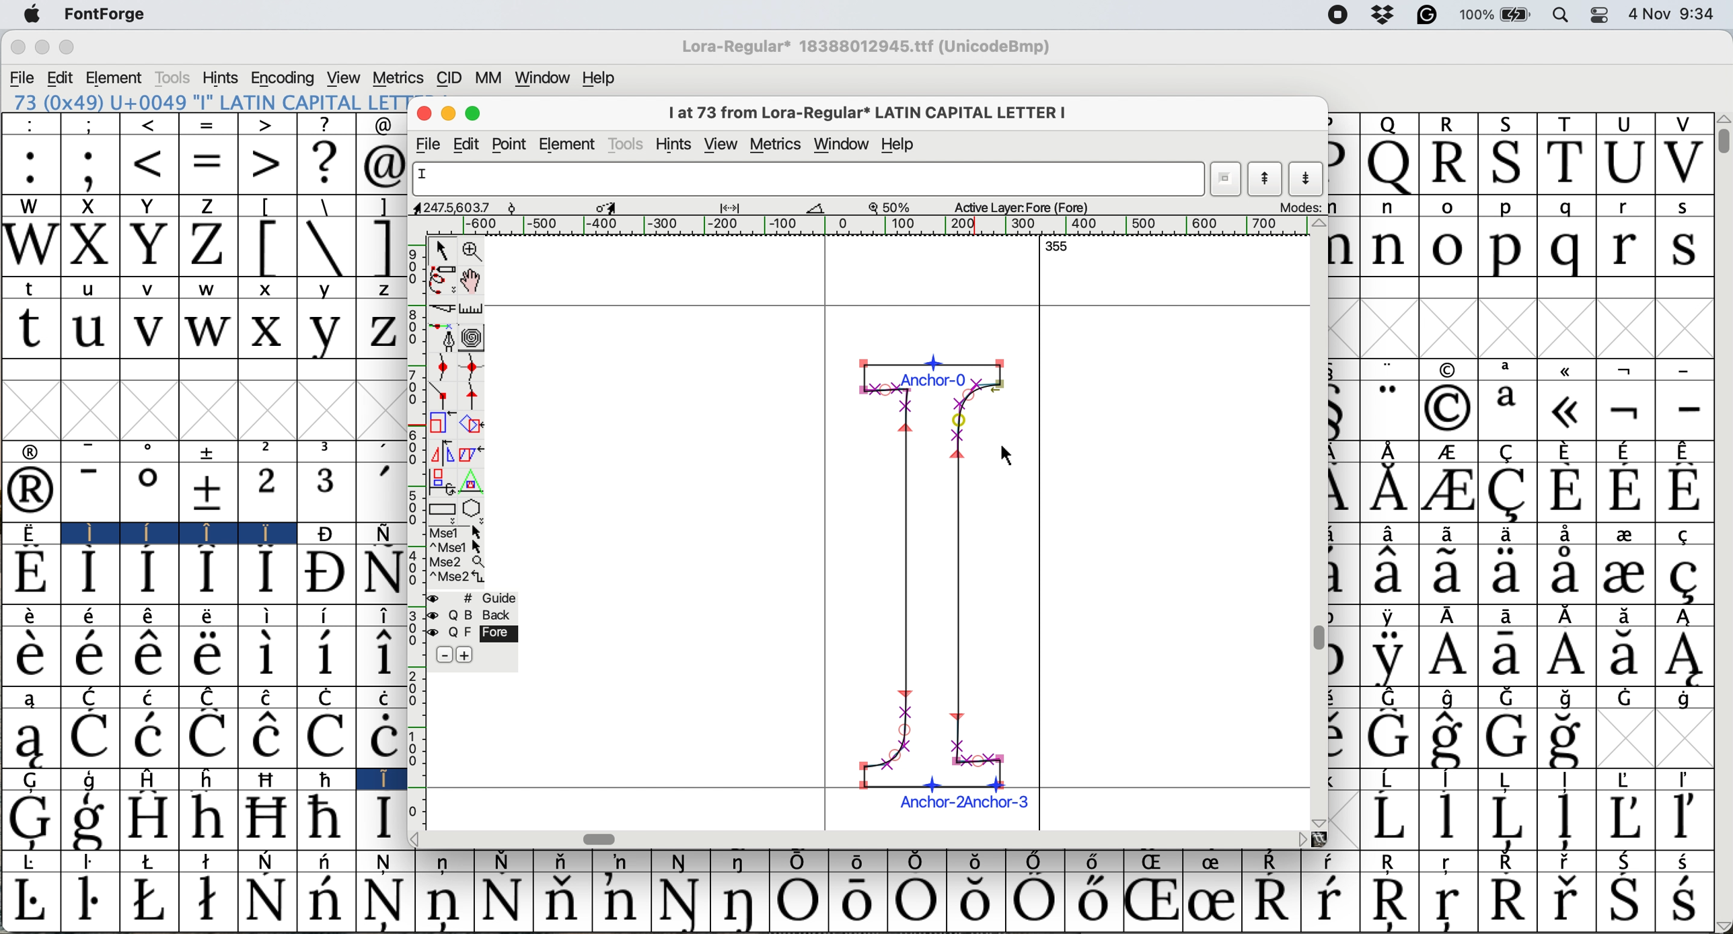 The height and width of the screenshot is (934, 1733). What do you see at coordinates (1036, 860) in the screenshot?
I see `Symbol` at bounding box center [1036, 860].